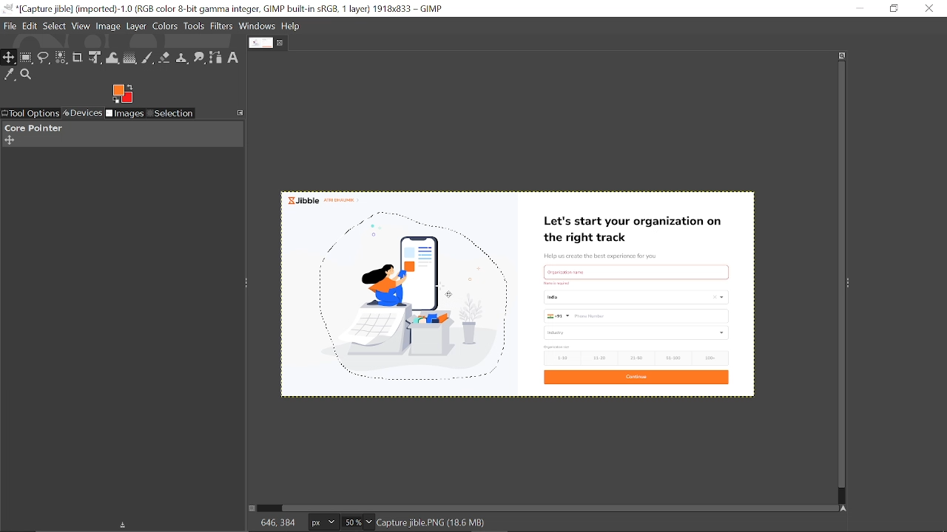 Image resolution: width=947 pixels, height=532 pixels. What do you see at coordinates (635, 378) in the screenshot?
I see `Continue` at bounding box center [635, 378].